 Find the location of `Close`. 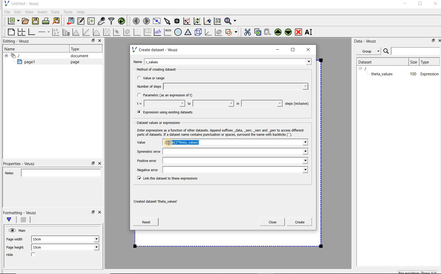

Close is located at coordinates (438, 40).